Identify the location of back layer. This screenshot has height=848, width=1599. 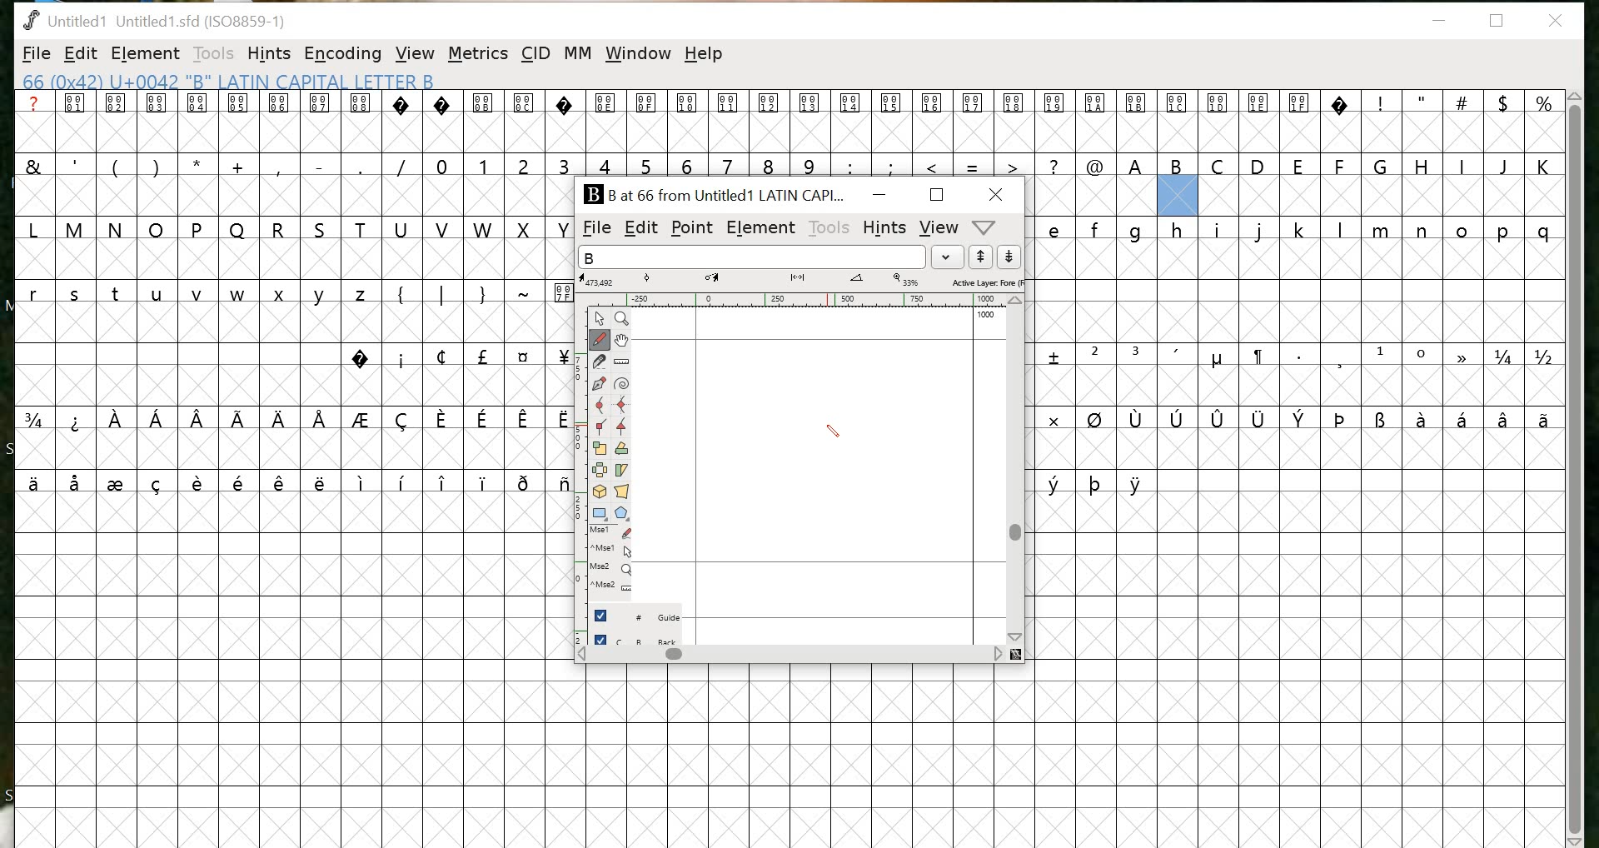
(638, 638).